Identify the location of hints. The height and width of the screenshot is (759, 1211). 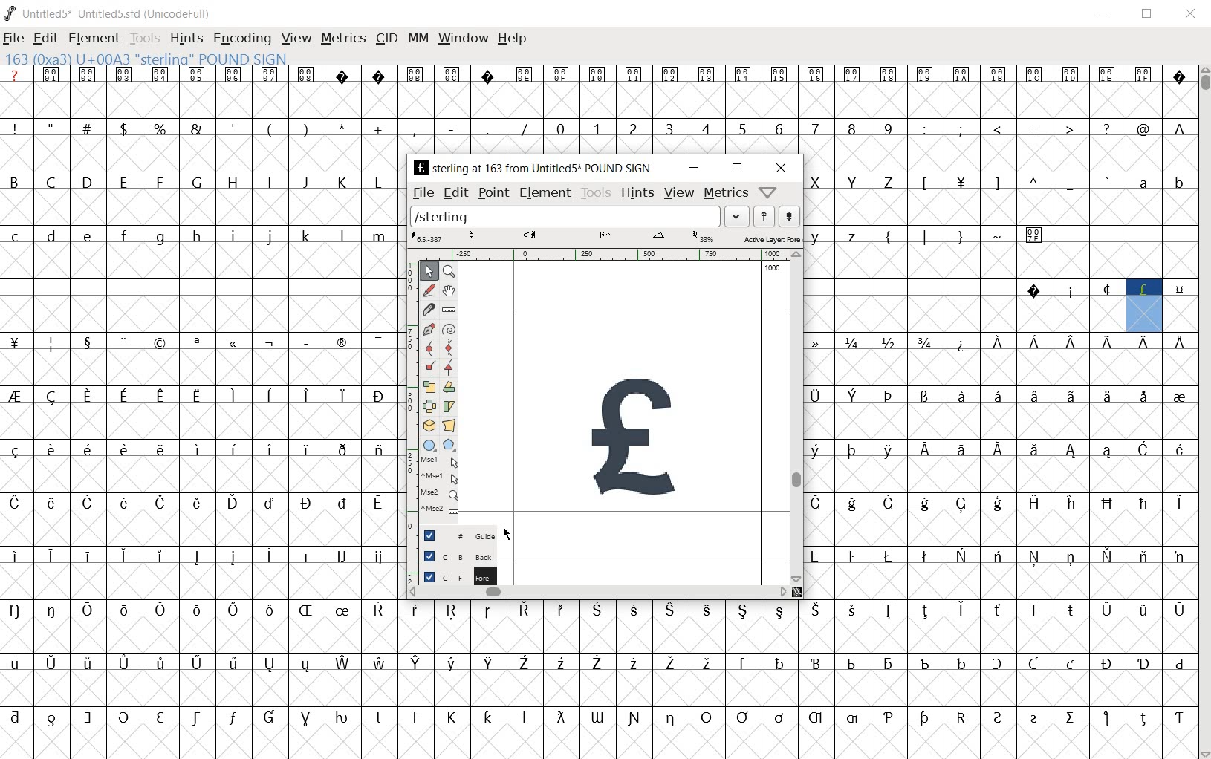
(637, 192).